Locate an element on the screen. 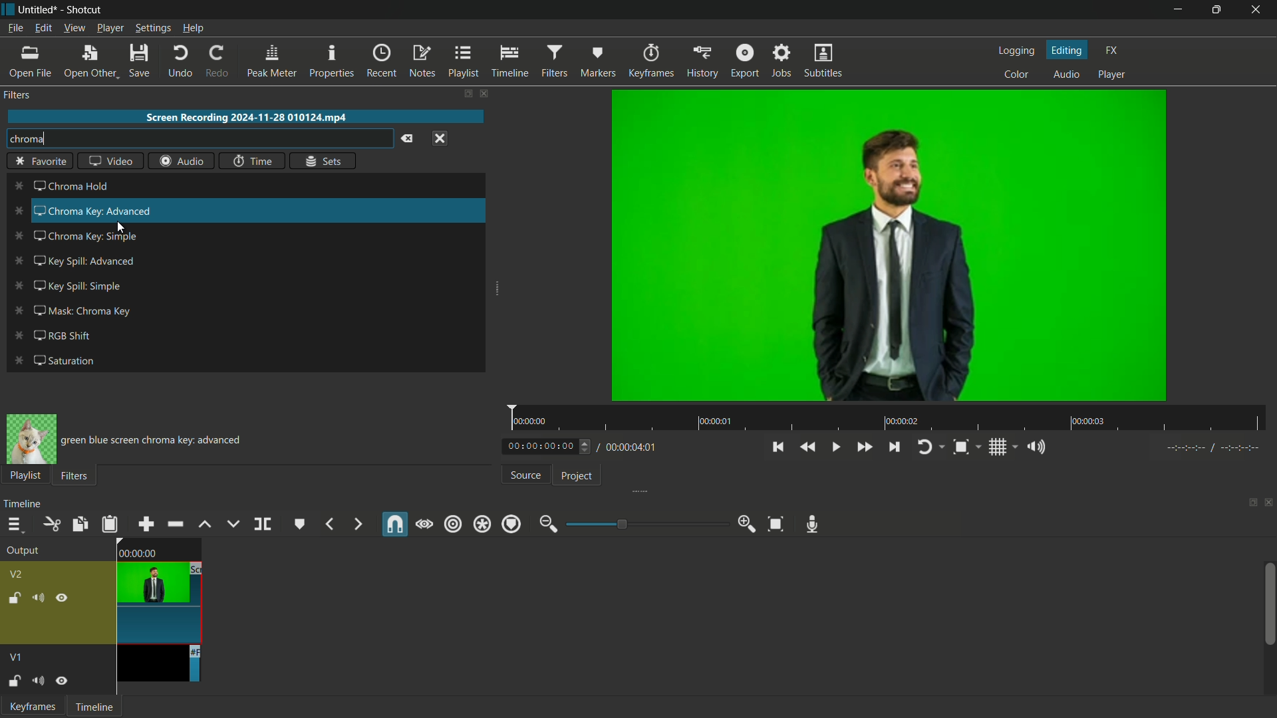  filter is located at coordinates (73, 475).